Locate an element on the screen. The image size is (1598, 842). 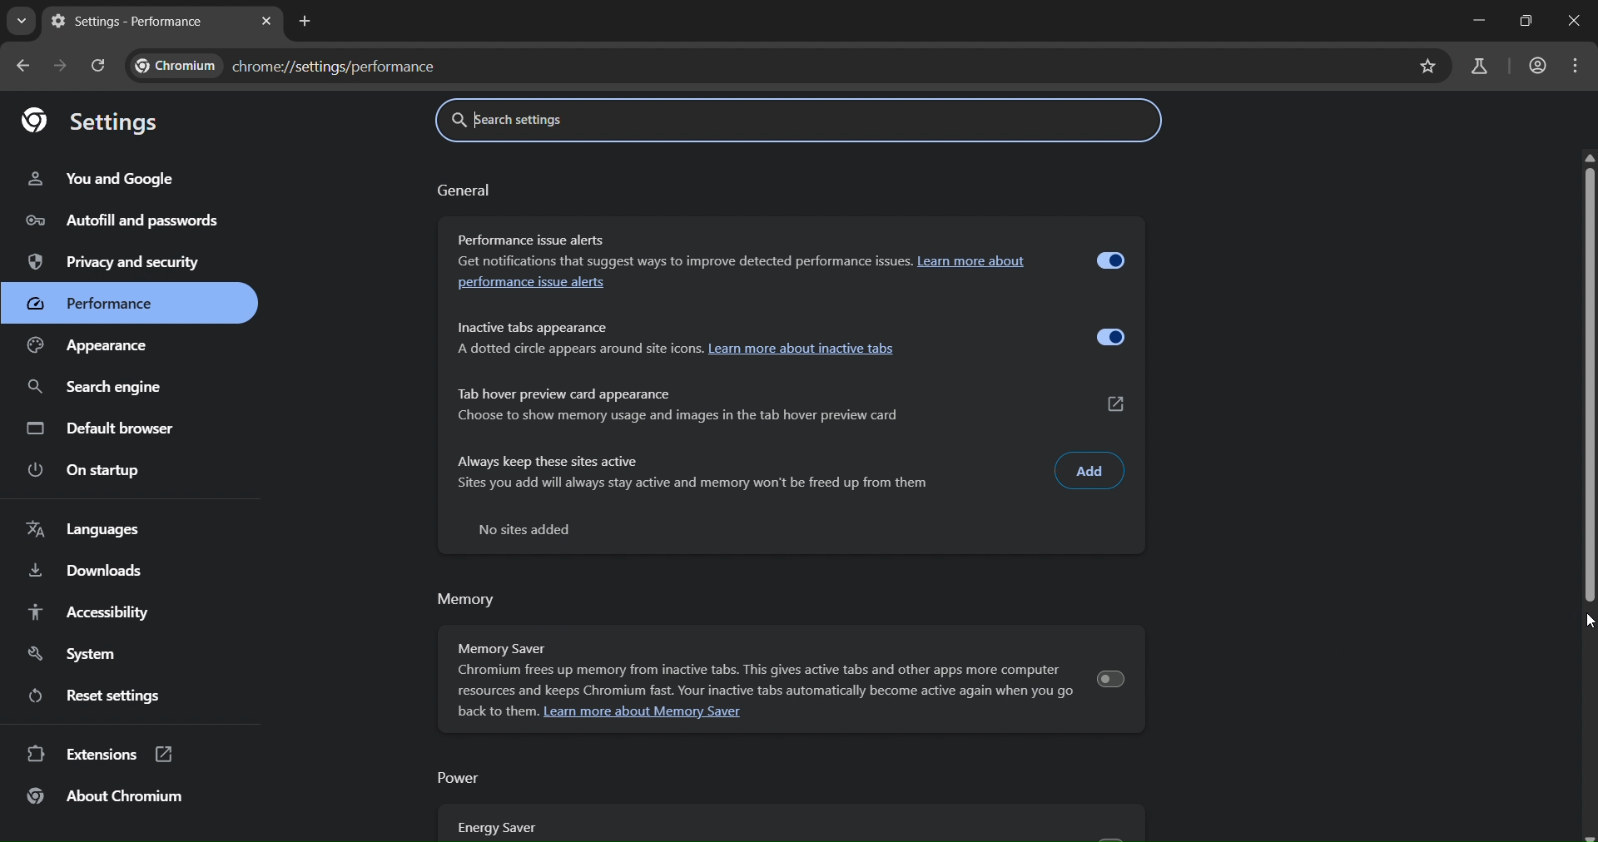
languages is located at coordinates (84, 528).